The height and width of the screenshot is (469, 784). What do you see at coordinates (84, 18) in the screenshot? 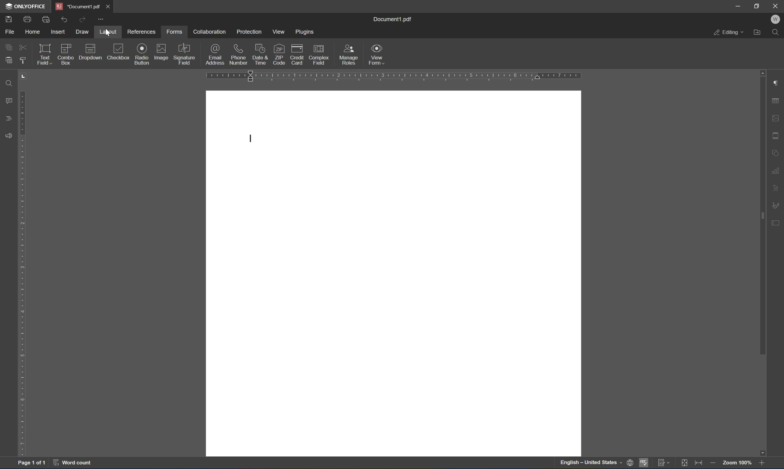
I see `redo` at bounding box center [84, 18].